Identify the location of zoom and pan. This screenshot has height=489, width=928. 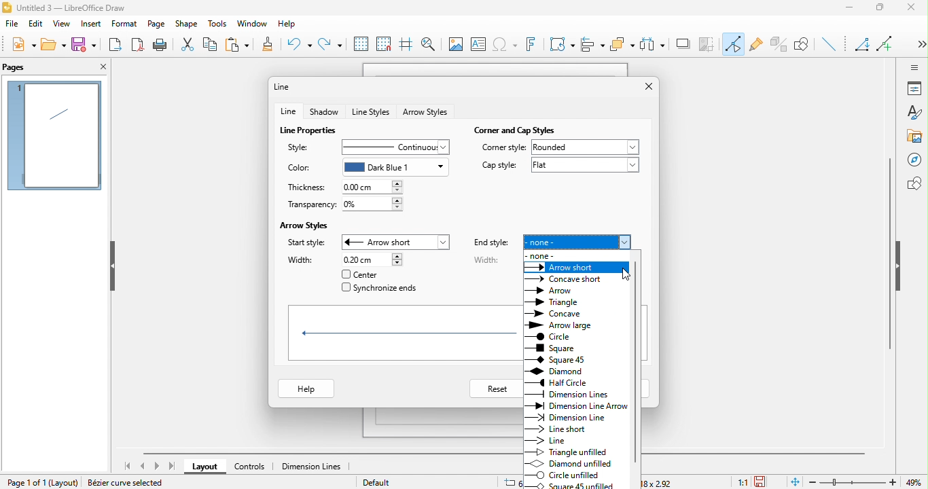
(428, 42).